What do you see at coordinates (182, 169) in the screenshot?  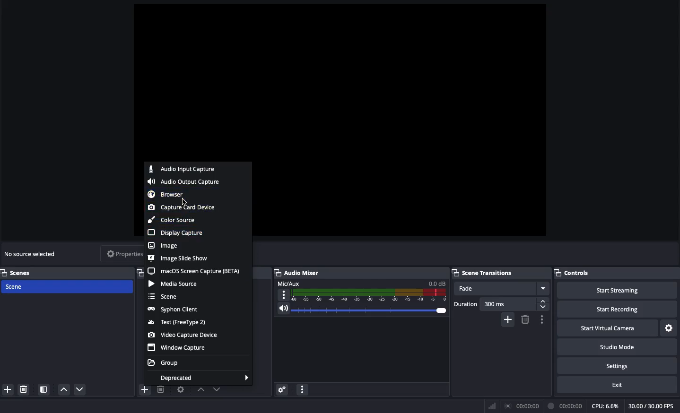 I see `Audio input capture` at bounding box center [182, 169].